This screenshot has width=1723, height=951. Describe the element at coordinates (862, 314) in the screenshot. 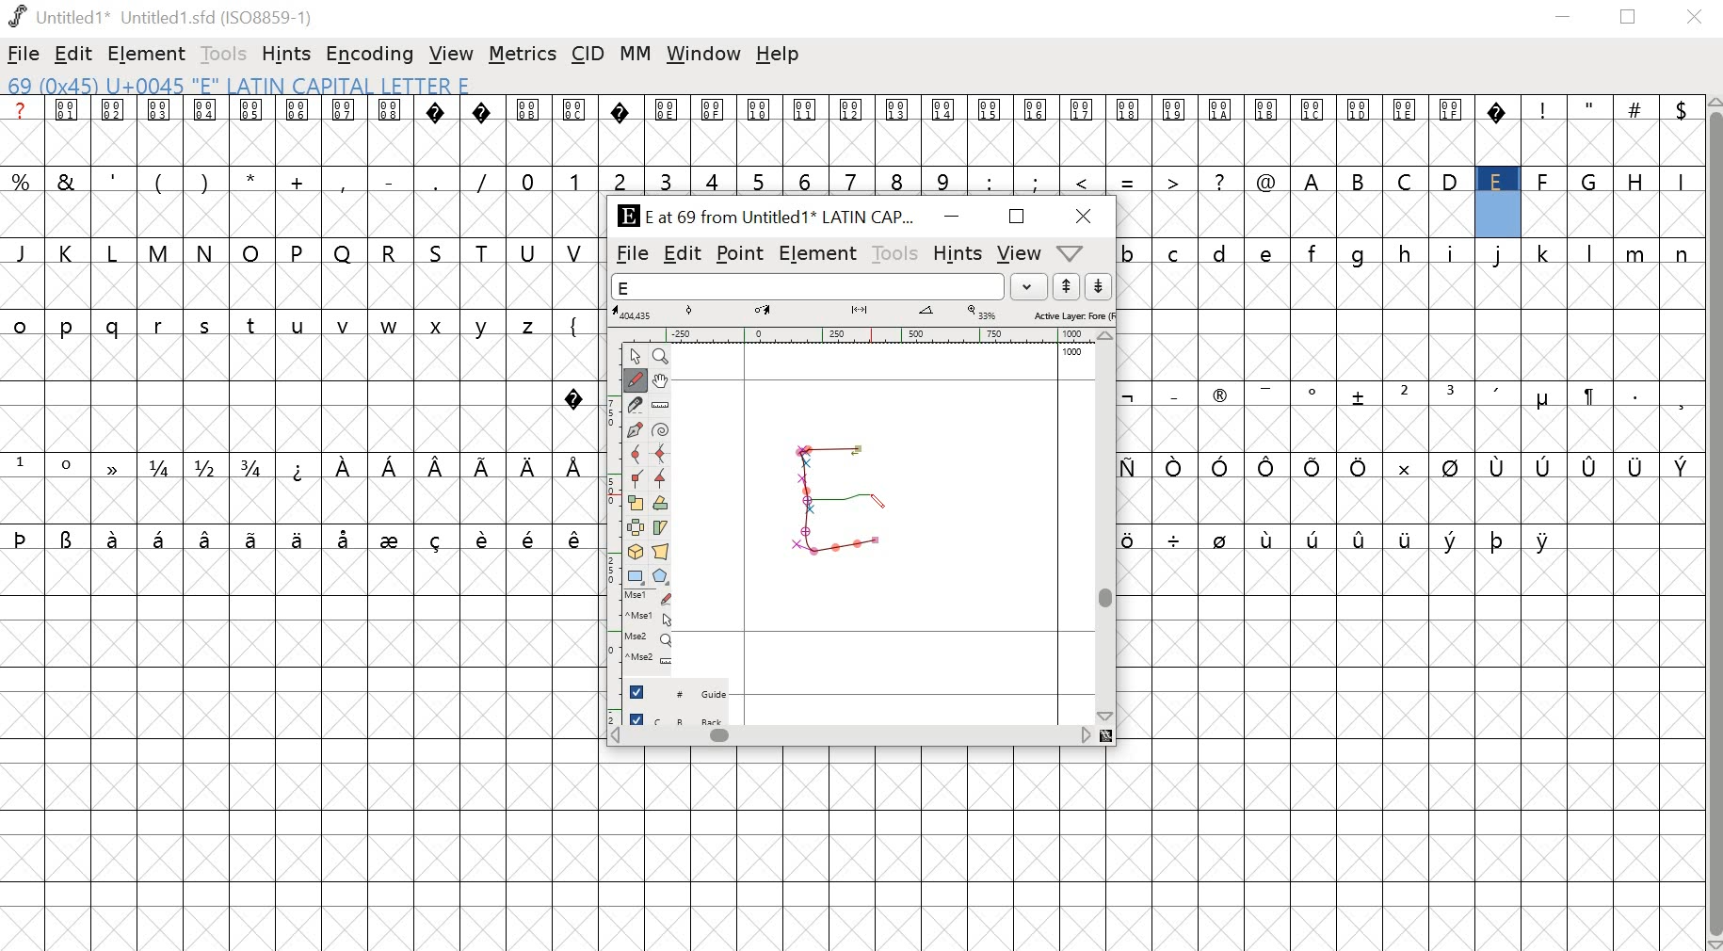

I see `measurements` at that location.